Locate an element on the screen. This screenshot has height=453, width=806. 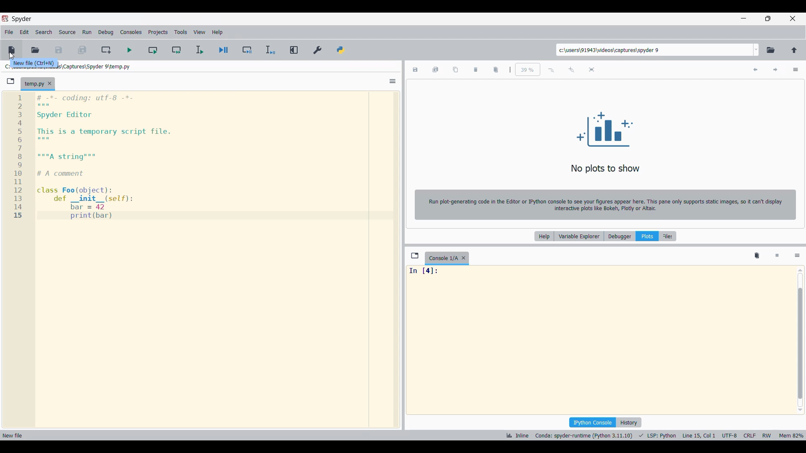
PYTHONPATH manager is located at coordinates (341, 50).